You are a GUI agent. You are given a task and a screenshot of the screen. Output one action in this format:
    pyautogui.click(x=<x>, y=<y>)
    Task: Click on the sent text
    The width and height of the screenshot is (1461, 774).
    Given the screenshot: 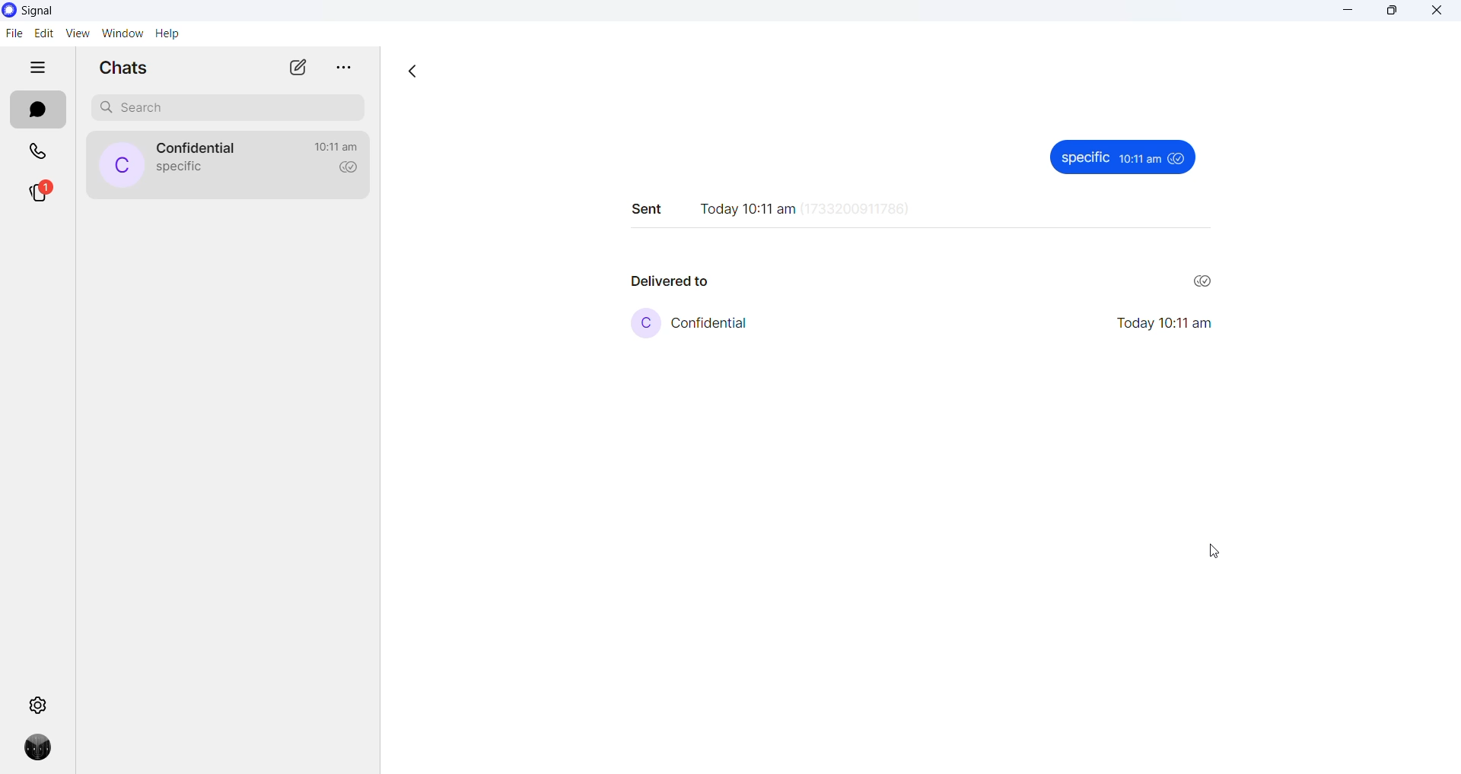 What is the action you would take?
    pyautogui.click(x=644, y=210)
    